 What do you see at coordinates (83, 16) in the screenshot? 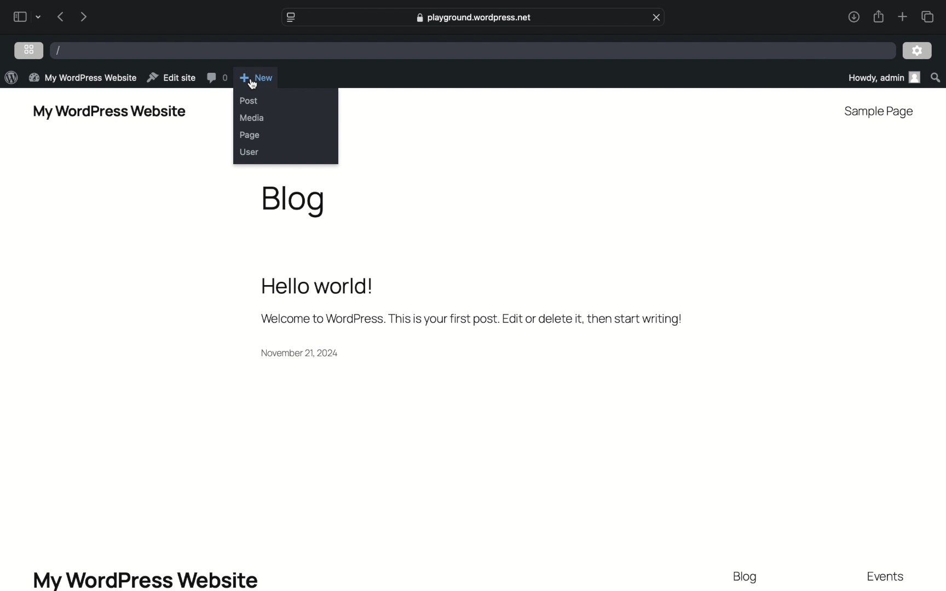
I see `next page` at bounding box center [83, 16].